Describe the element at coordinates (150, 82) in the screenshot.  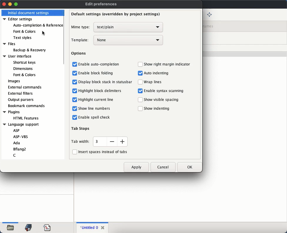
I see `warp lines` at that location.